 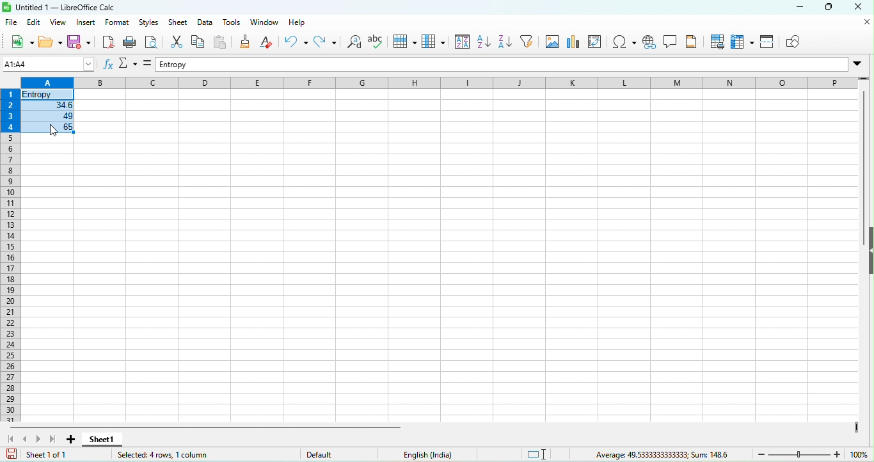 I want to click on scroll to first sheet, so click(x=10, y=437).